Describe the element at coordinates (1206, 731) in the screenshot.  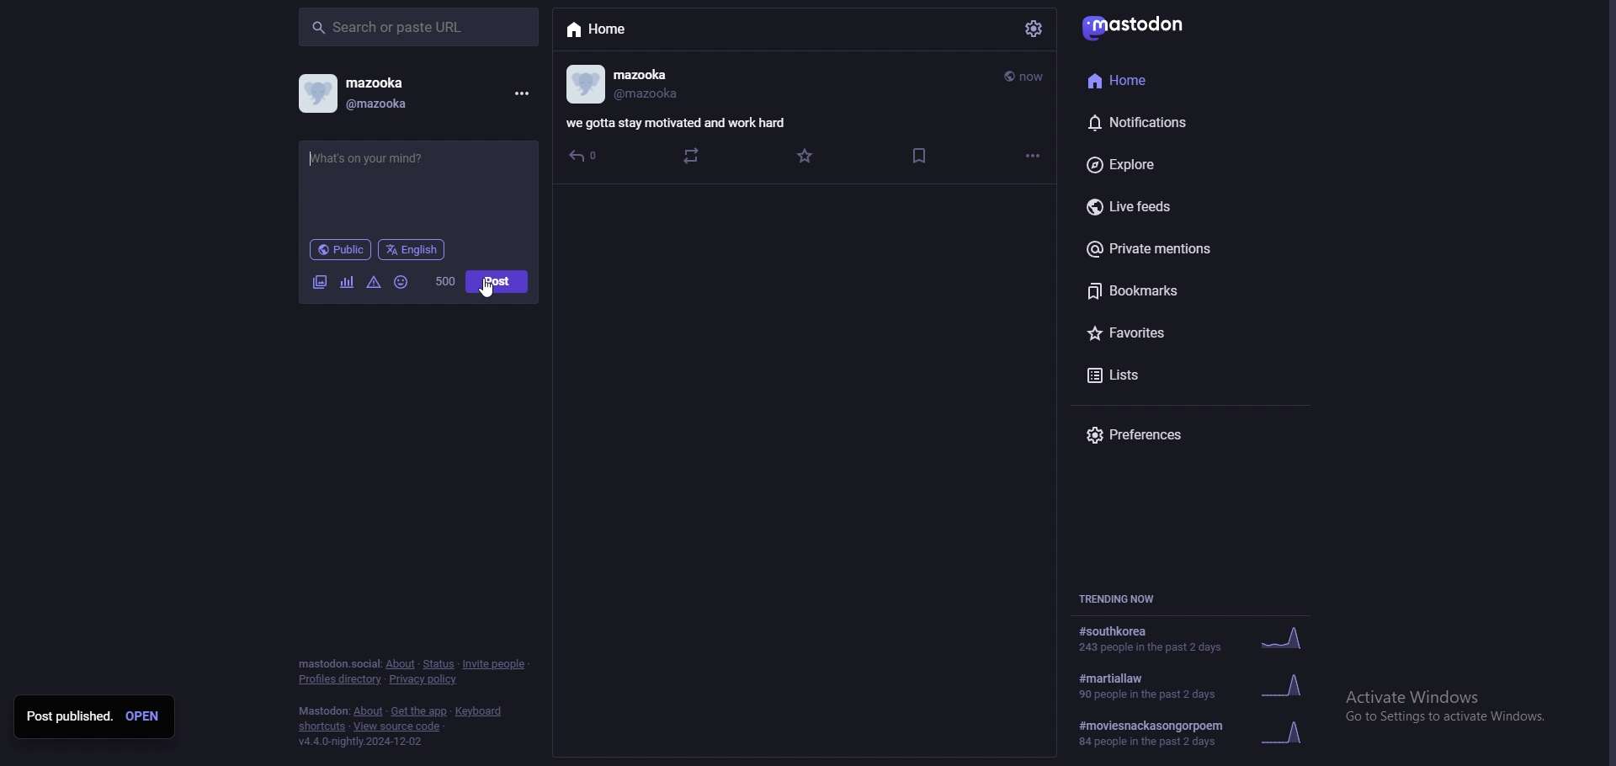
I see `#moviesnackasongorpoem` at that location.